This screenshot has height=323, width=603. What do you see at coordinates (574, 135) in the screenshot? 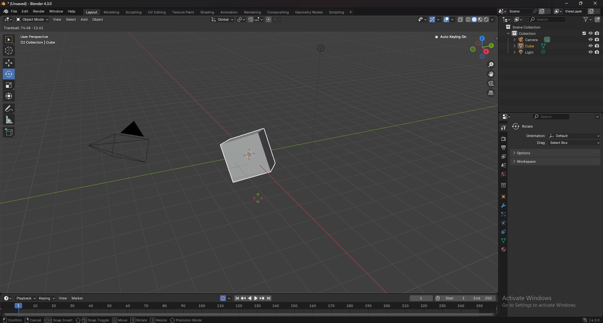
I see `Defalut` at bounding box center [574, 135].